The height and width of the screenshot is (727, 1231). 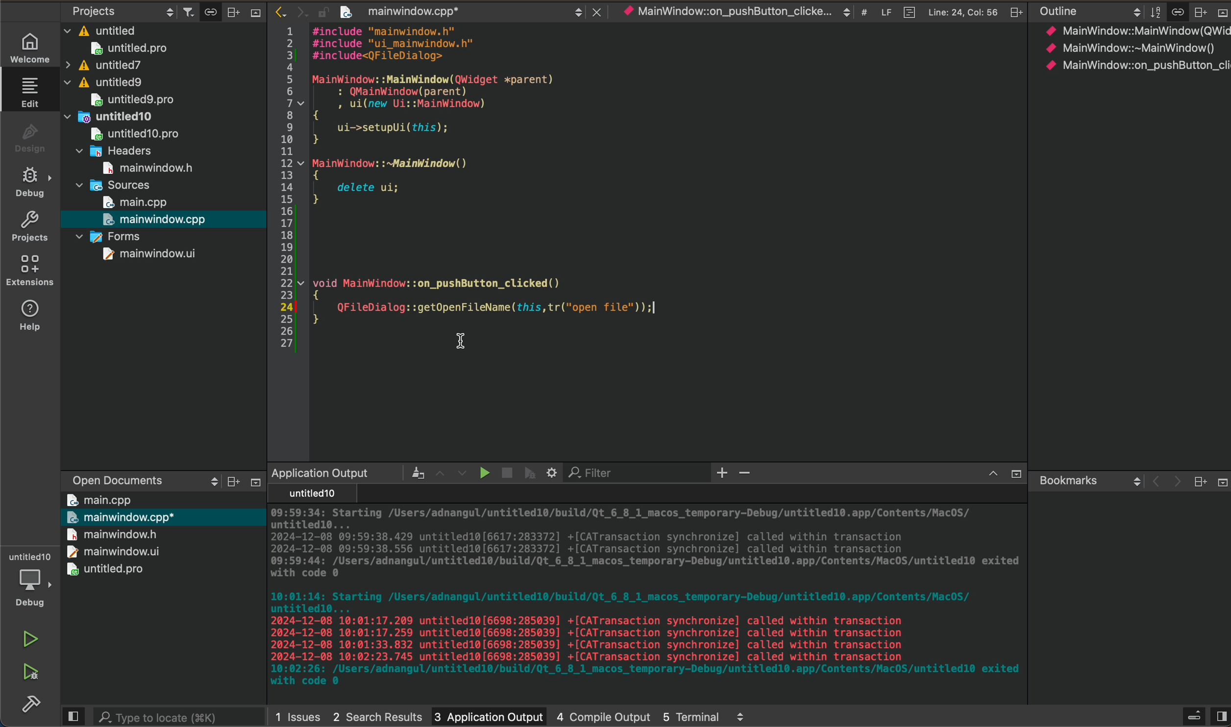 What do you see at coordinates (110, 477) in the screenshot?
I see `Open Documents` at bounding box center [110, 477].